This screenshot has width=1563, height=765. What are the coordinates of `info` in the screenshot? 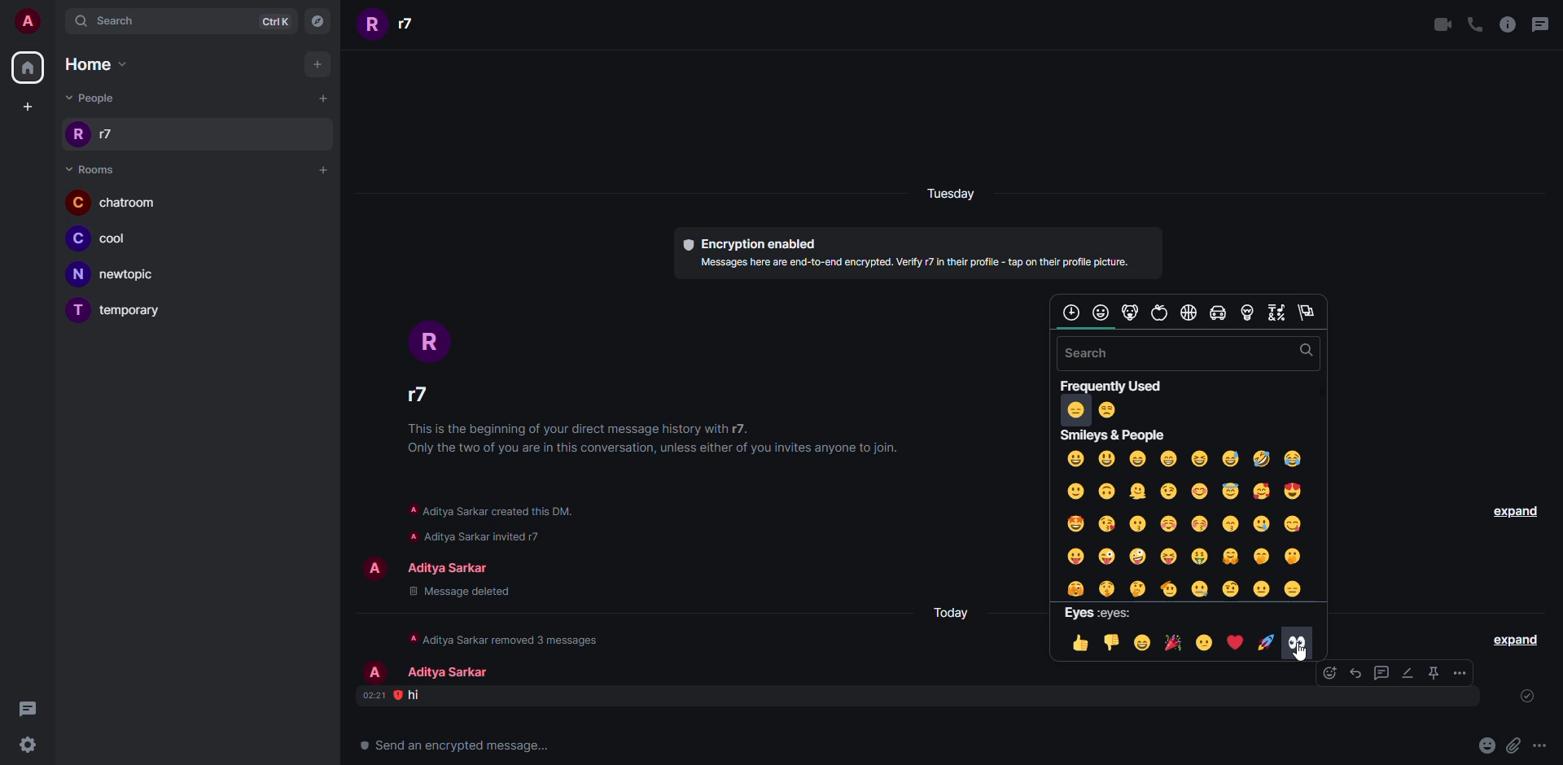 It's located at (1508, 24).